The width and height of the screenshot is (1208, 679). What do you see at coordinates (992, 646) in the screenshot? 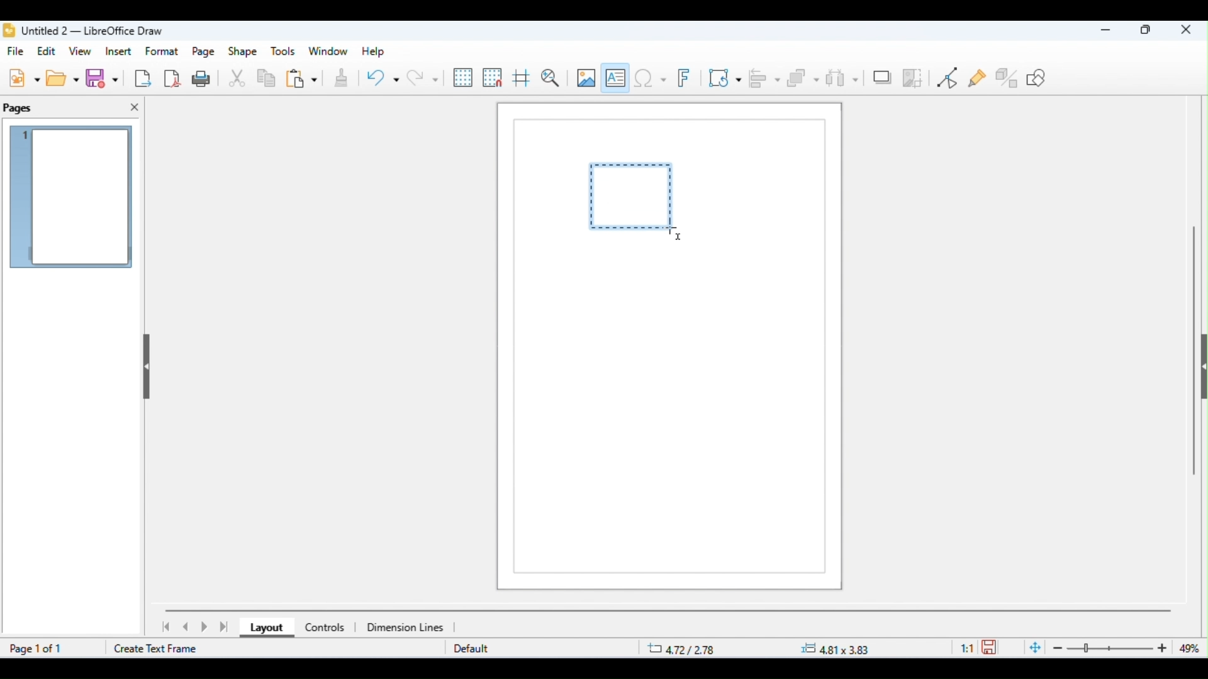
I see `save` at bounding box center [992, 646].